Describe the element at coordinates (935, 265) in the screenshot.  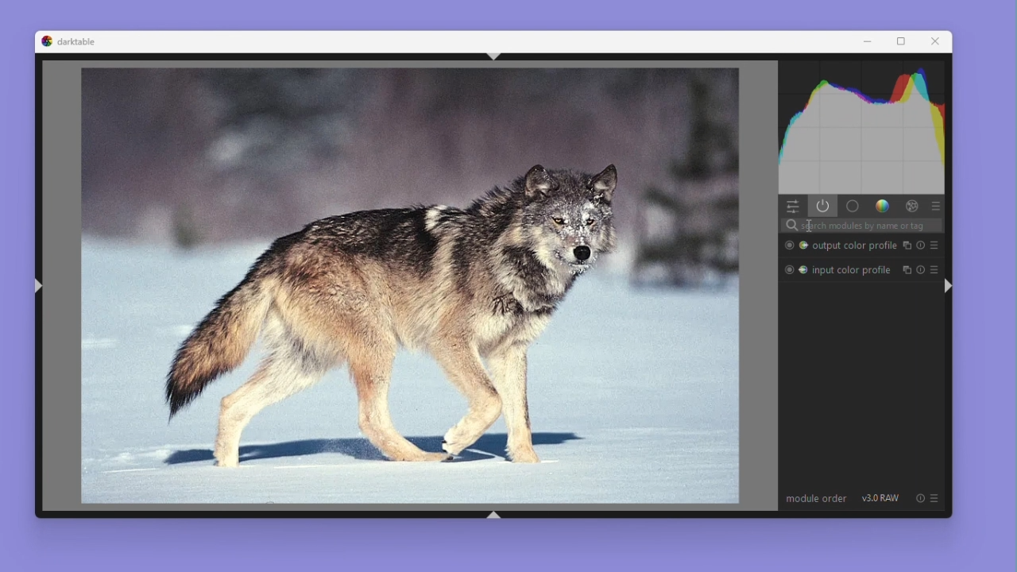
I see `preset ` at that location.